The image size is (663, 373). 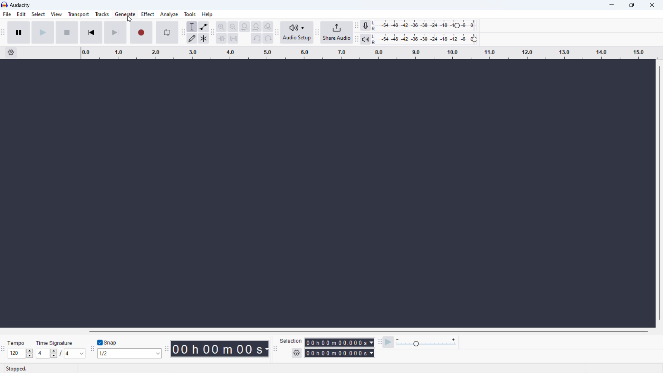 What do you see at coordinates (222, 27) in the screenshot?
I see `zoom in` at bounding box center [222, 27].